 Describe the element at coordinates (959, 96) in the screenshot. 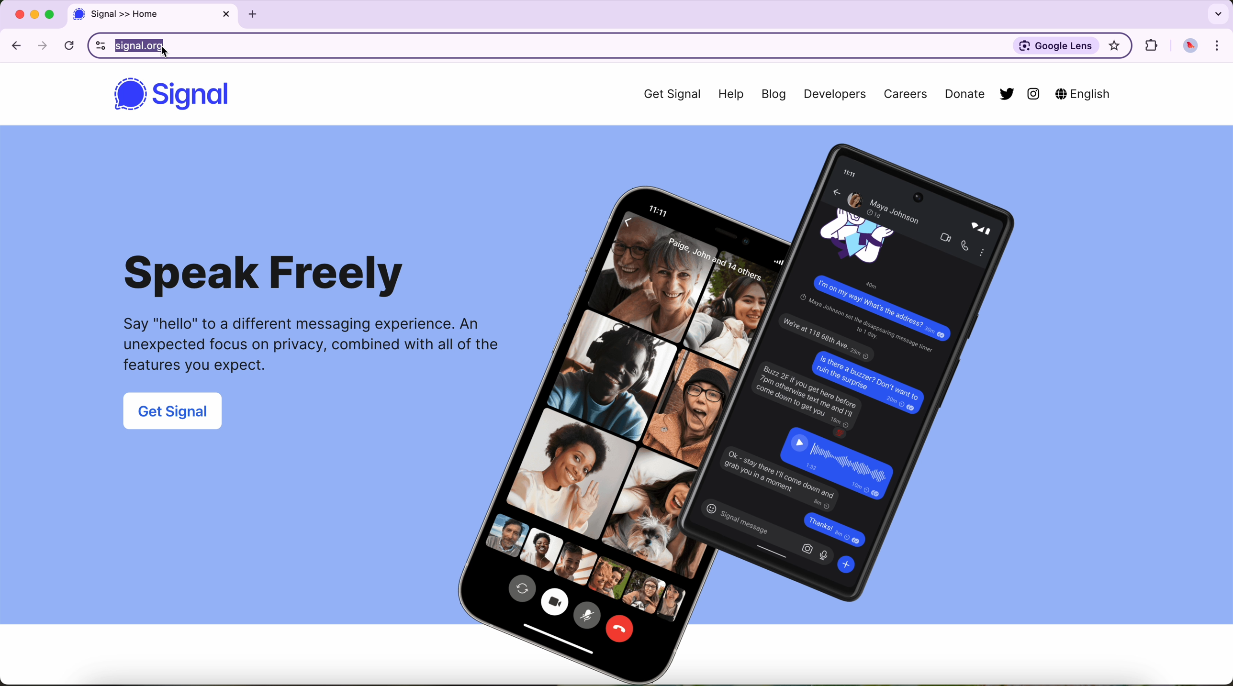

I see `Donate` at that location.